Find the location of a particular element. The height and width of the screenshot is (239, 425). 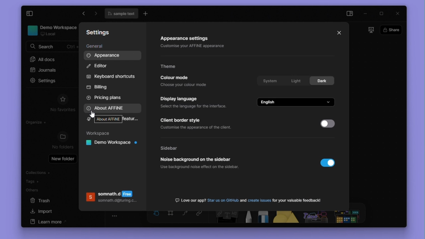

Expand sodebar is located at coordinates (30, 14).